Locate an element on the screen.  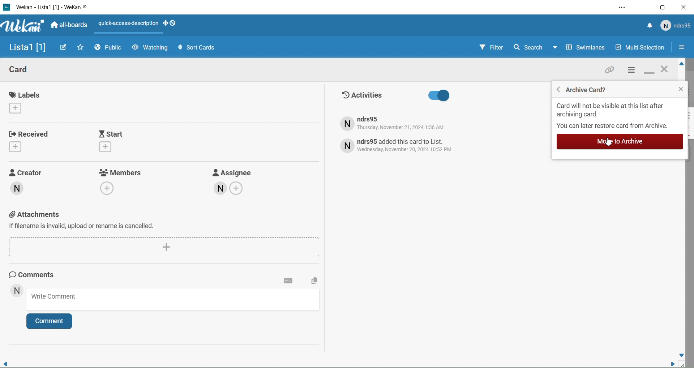
Settings and More is located at coordinates (626, 7).